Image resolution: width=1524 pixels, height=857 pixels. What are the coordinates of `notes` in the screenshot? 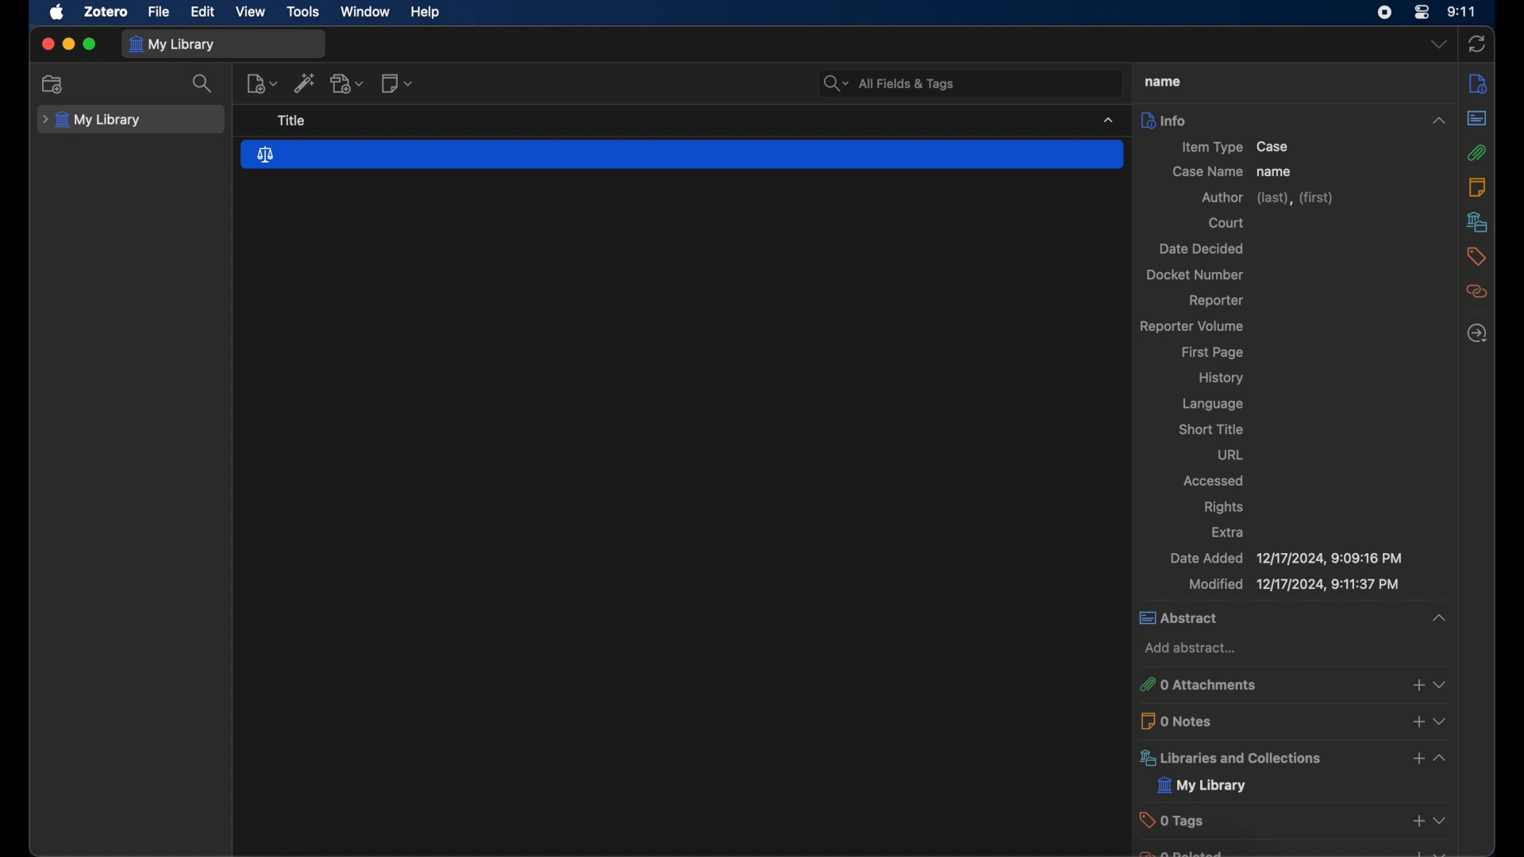 It's located at (1476, 188).